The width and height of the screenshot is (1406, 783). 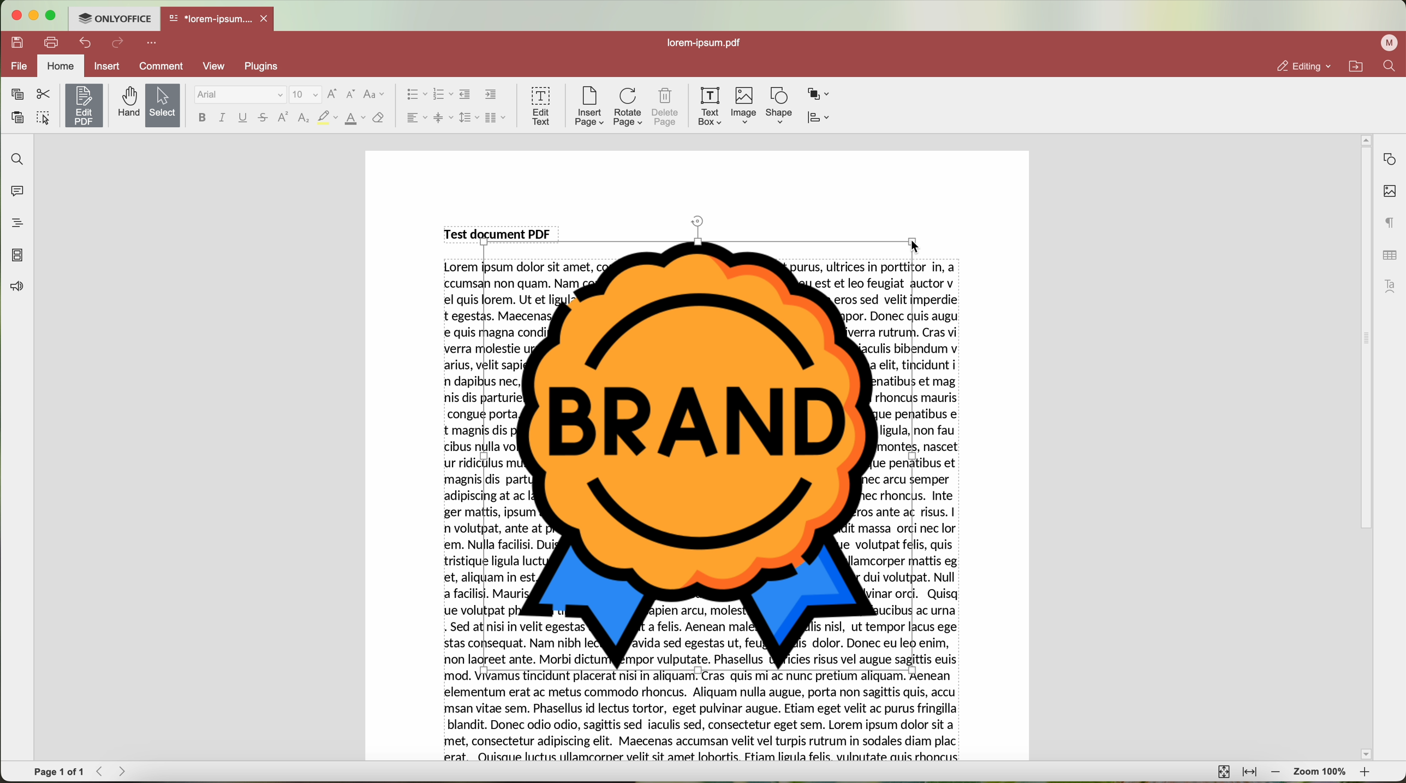 What do you see at coordinates (1276, 772) in the screenshot?
I see `zoom out` at bounding box center [1276, 772].